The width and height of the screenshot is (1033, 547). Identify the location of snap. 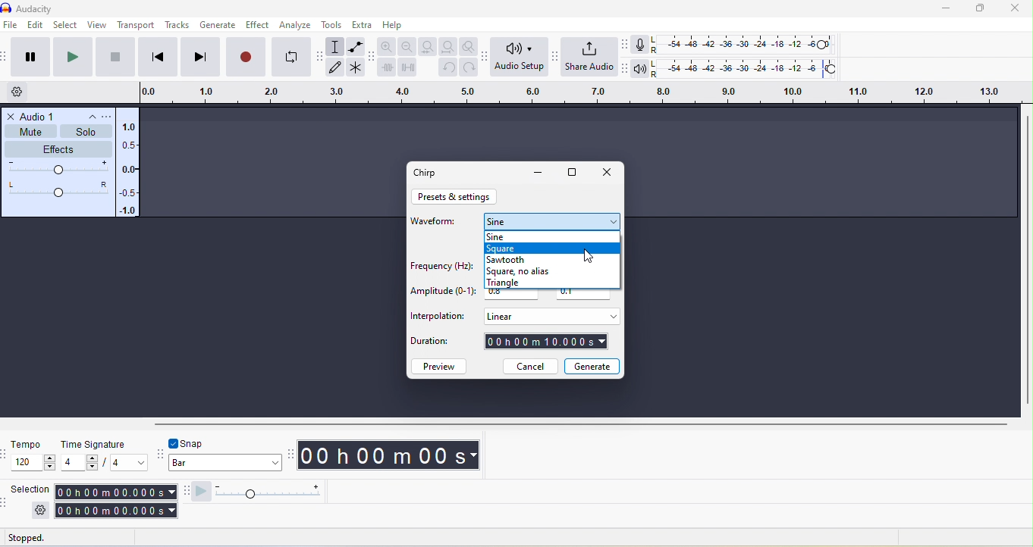
(200, 442).